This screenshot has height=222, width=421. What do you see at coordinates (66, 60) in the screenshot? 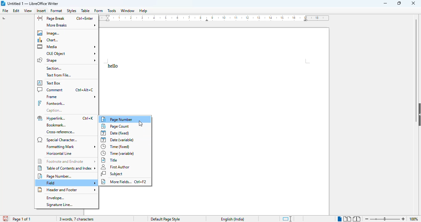
I see `shape` at bounding box center [66, 60].